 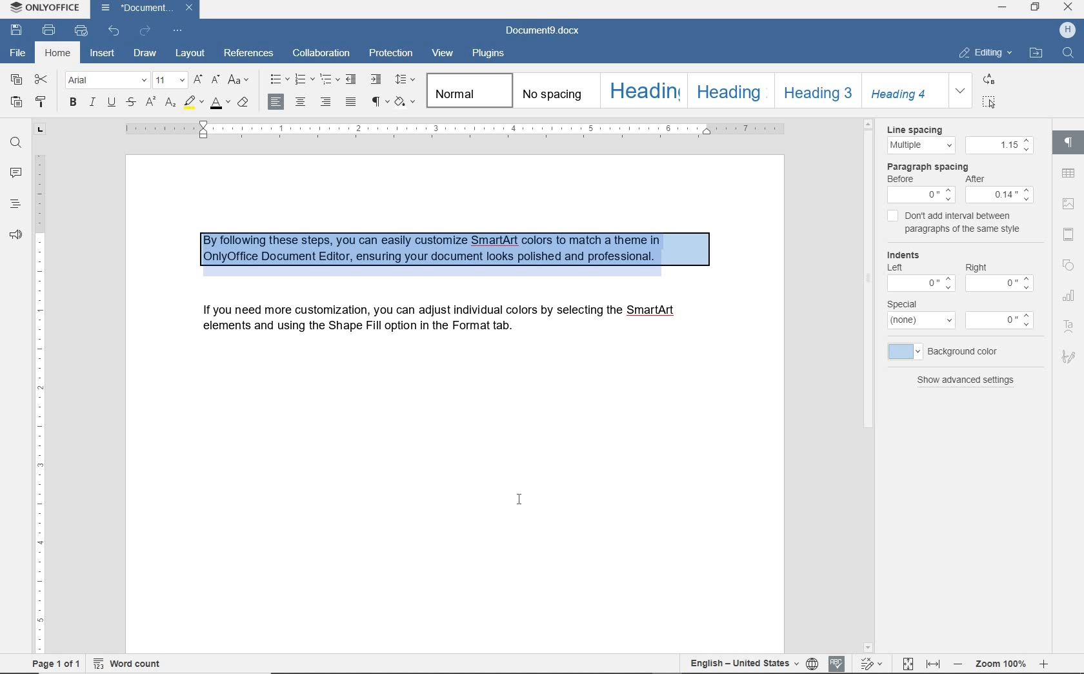 I want to click on profile, so click(x=1066, y=30).